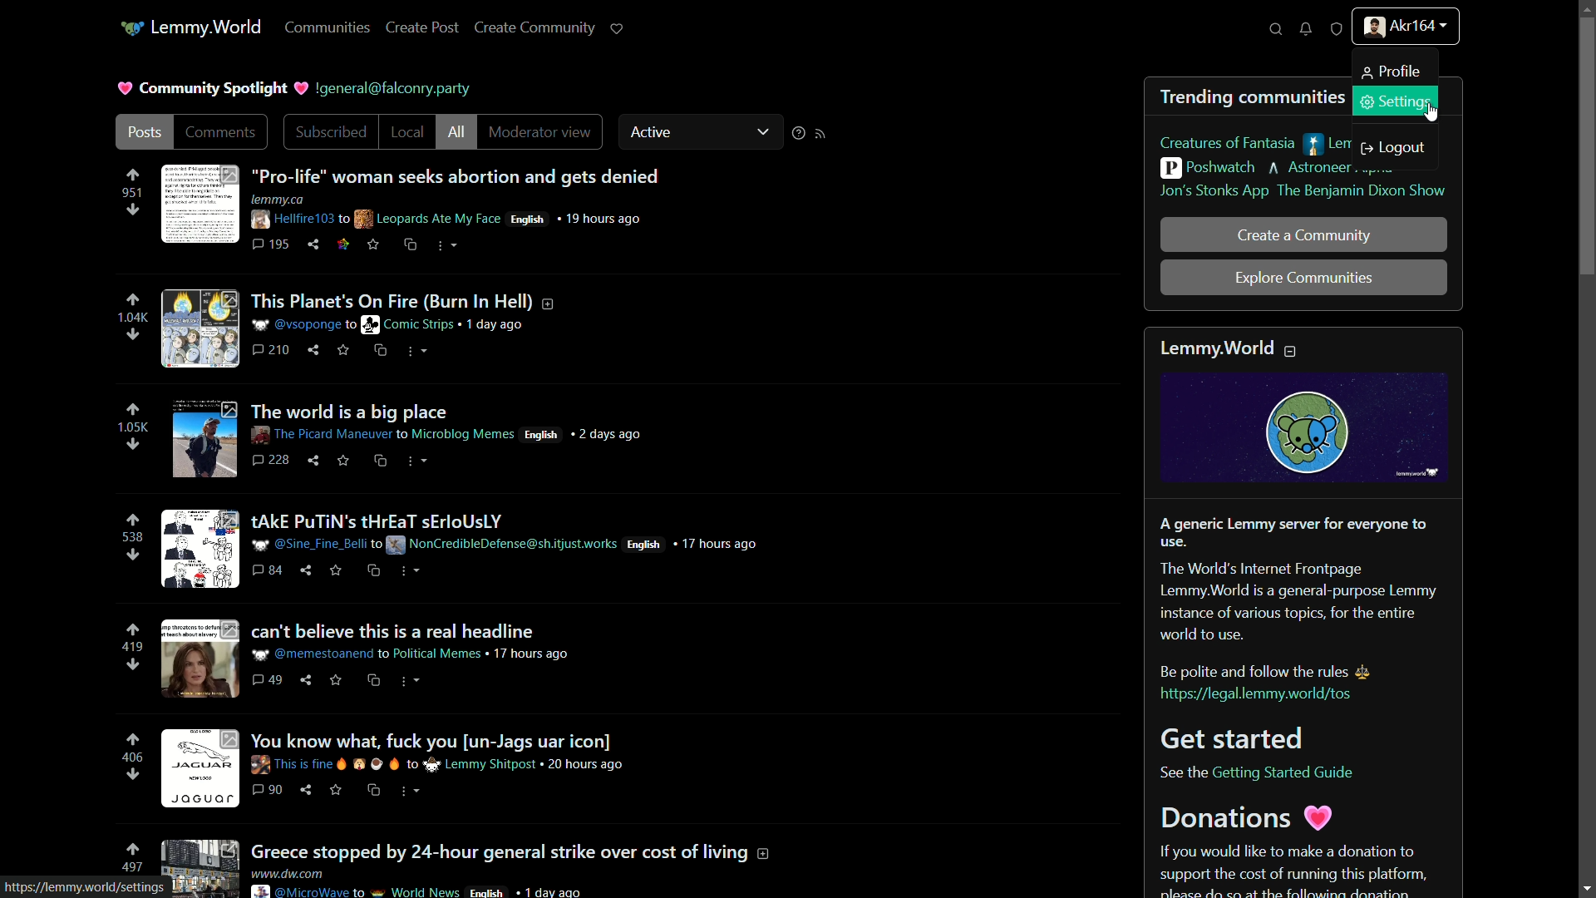 Image resolution: width=1596 pixels, height=898 pixels. I want to click on number of vote, so click(131, 539).